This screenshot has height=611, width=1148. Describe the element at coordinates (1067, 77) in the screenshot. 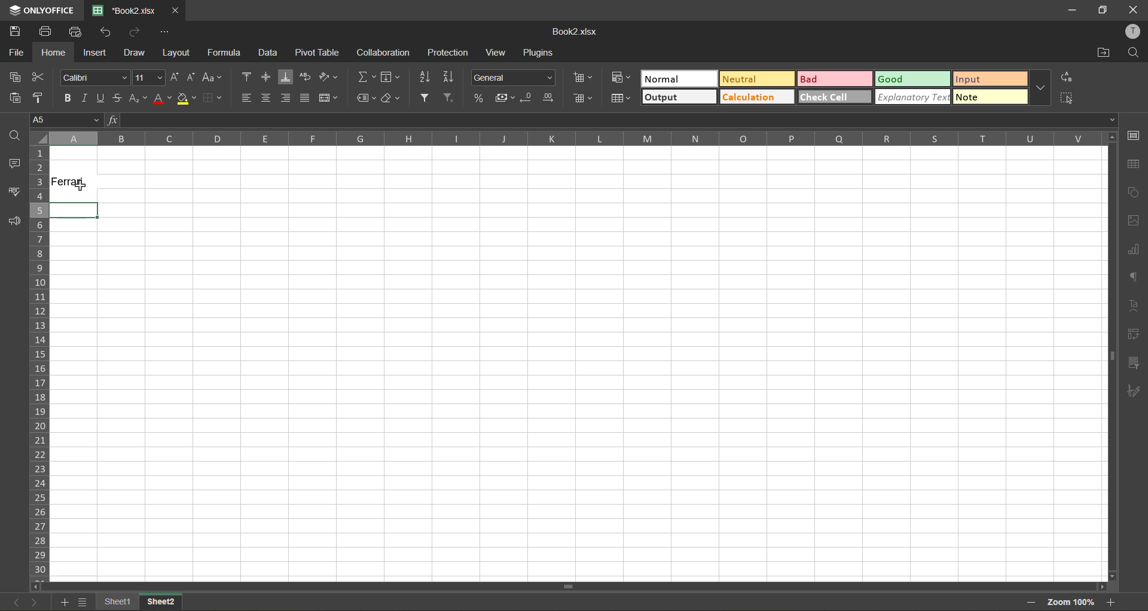

I see `replace` at that location.